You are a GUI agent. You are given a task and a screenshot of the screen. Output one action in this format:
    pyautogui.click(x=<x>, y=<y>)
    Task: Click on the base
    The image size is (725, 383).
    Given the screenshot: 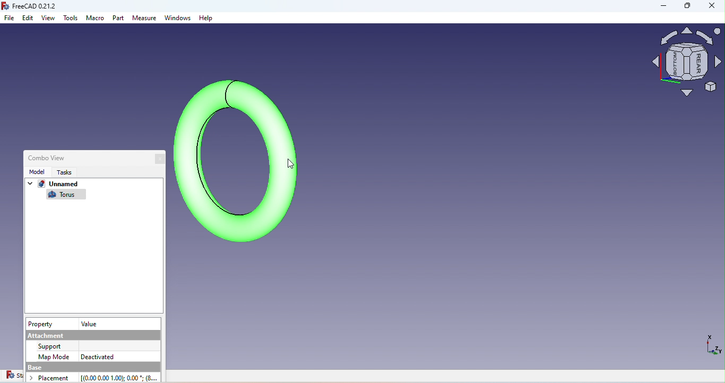 What is the action you would take?
    pyautogui.click(x=91, y=367)
    